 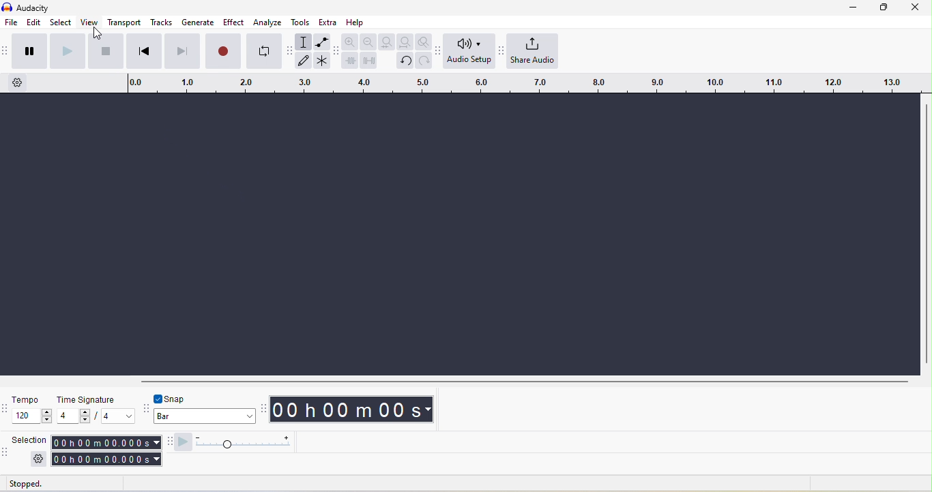 What do you see at coordinates (406, 42) in the screenshot?
I see `fit project to width` at bounding box center [406, 42].